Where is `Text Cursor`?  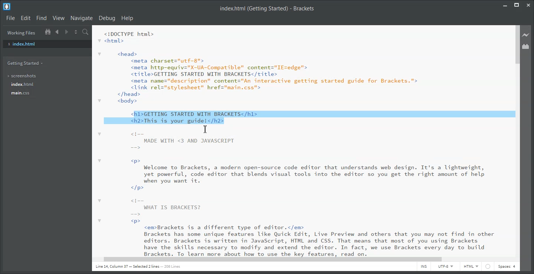
Text Cursor is located at coordinates (205, 129).